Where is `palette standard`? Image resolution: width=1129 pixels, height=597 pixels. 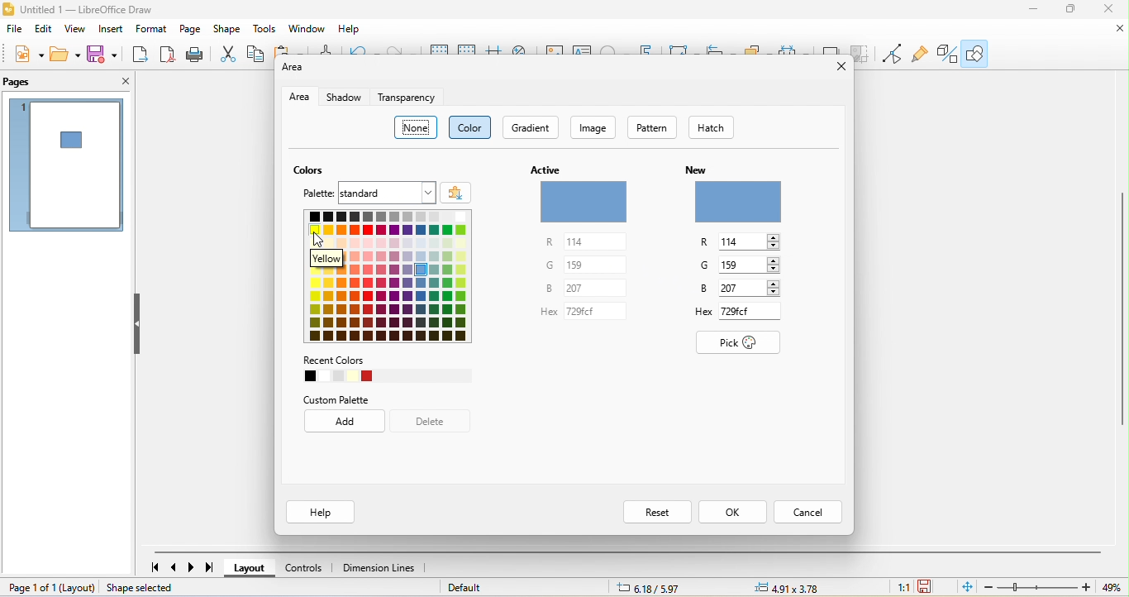 palette standard is located at coordinates (369, 192).